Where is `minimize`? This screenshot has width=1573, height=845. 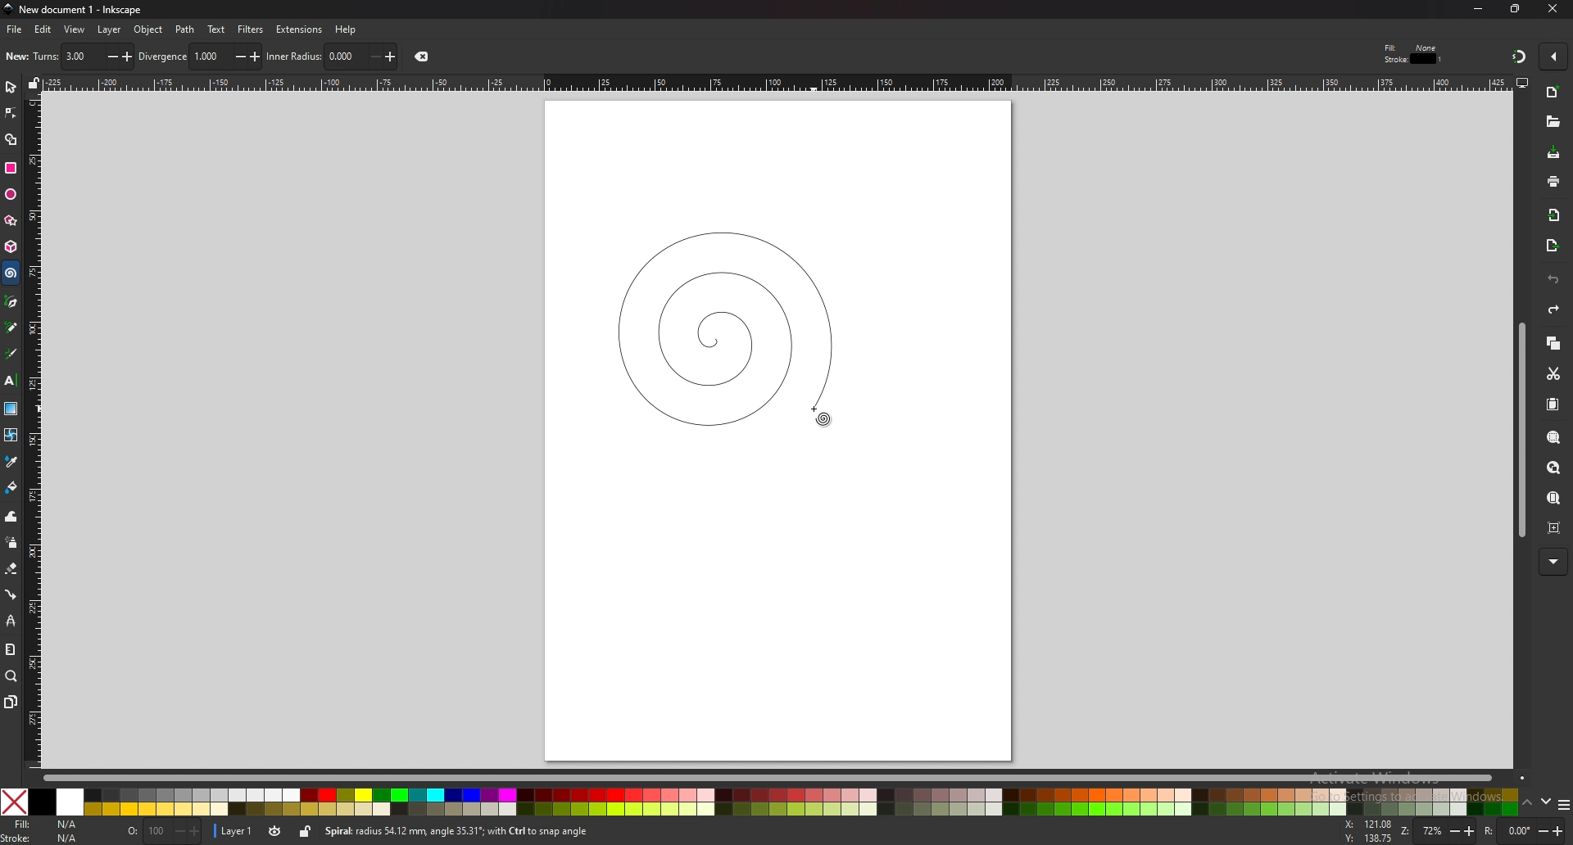 minimize is located at coordinates (1477, 8).